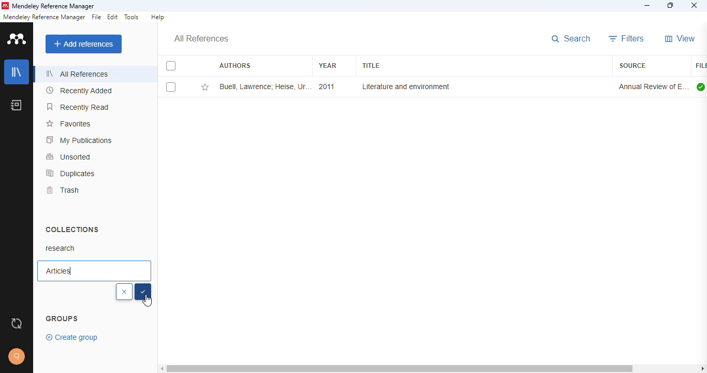 This screenshot has width=707, height=373. What do you see at coordinates (63, 190) in the screenshot?
I see `trash` at bounding box center [63, 190].